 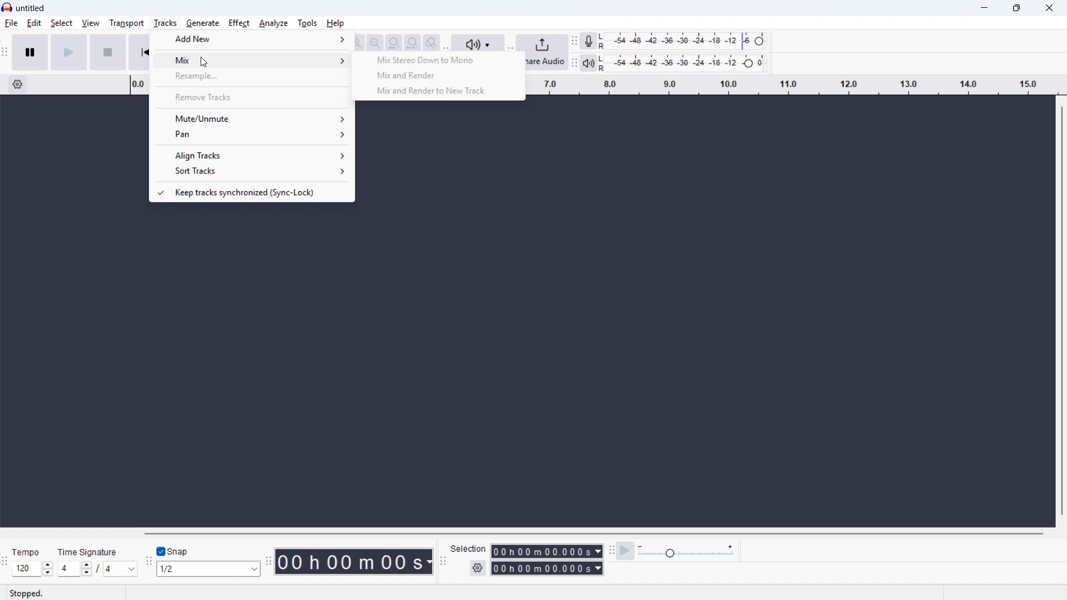 What do you see at coordinates (250, 38) in the screenshot?
I see `Add new  ` at bounding box center [250, 38].